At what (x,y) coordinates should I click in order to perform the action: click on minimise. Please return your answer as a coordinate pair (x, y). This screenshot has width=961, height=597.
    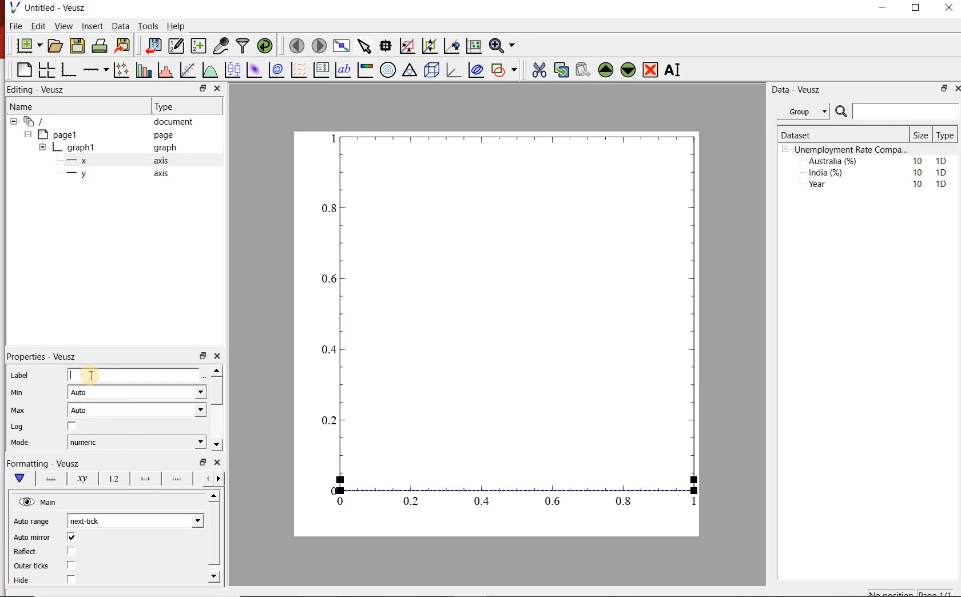
    Looking at the image, I should click on (202, 355).